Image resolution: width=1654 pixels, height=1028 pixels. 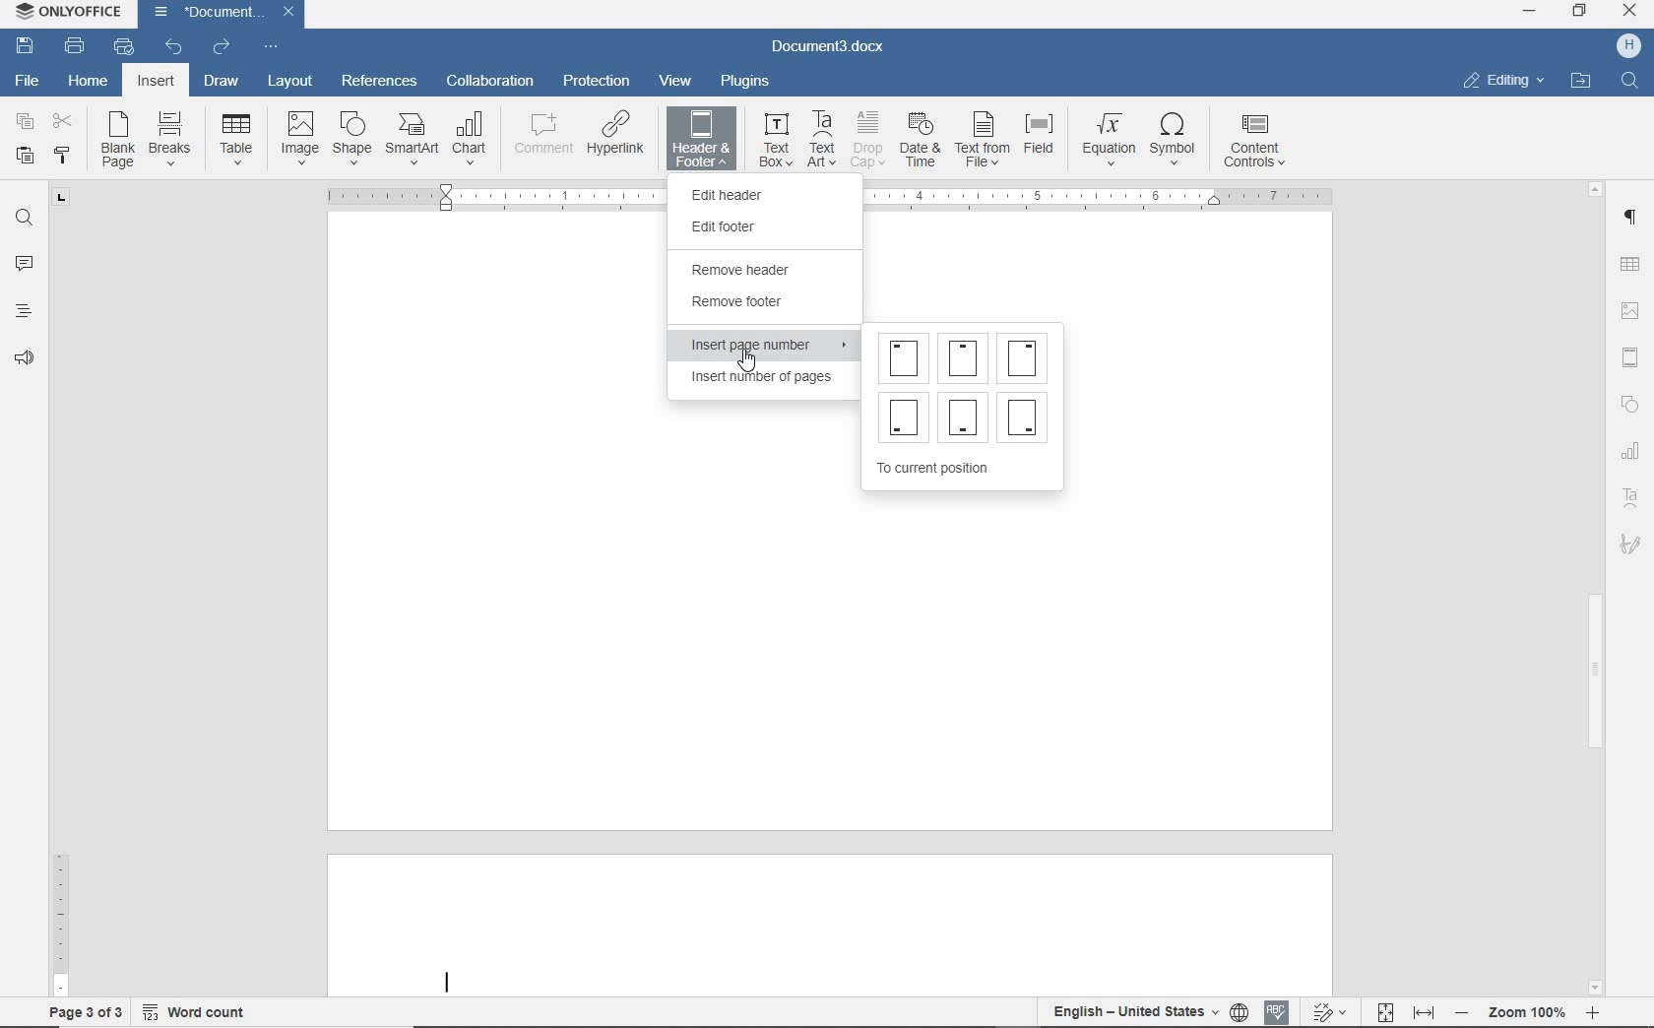 What do you see at coordinates (540, 140) in the screenshot?
I see `COMMENT` at bounding box center [540, 140].